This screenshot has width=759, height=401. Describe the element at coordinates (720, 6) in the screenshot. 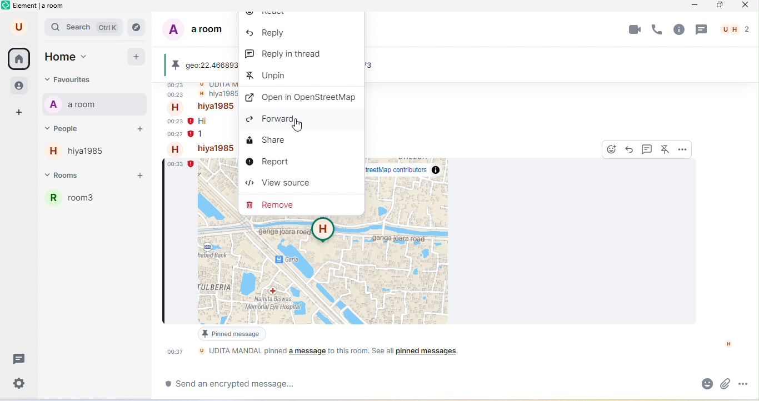

I see `maximize` at that location.